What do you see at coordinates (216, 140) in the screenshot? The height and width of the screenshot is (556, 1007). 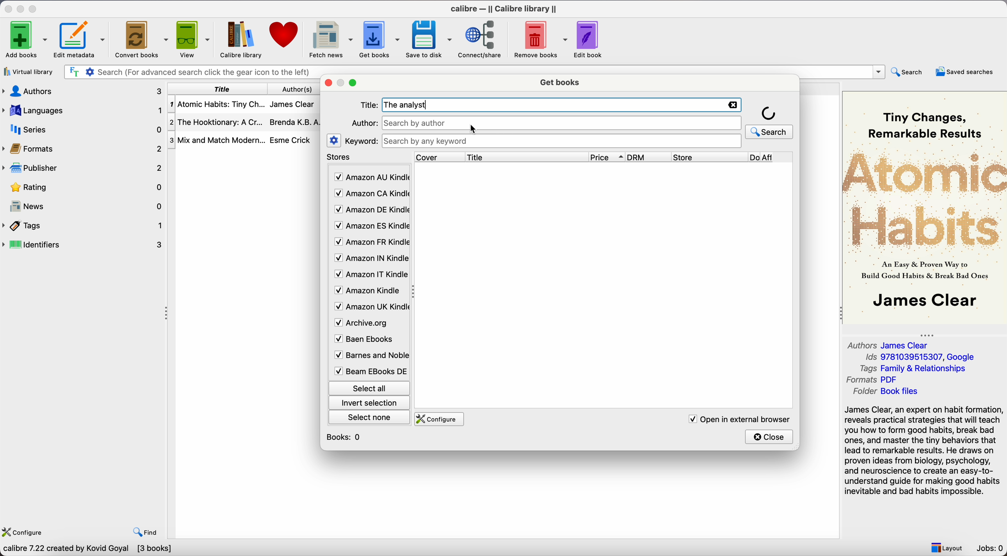 I see `Mix and Mtach Modern...` at bounding box center [216, 140].